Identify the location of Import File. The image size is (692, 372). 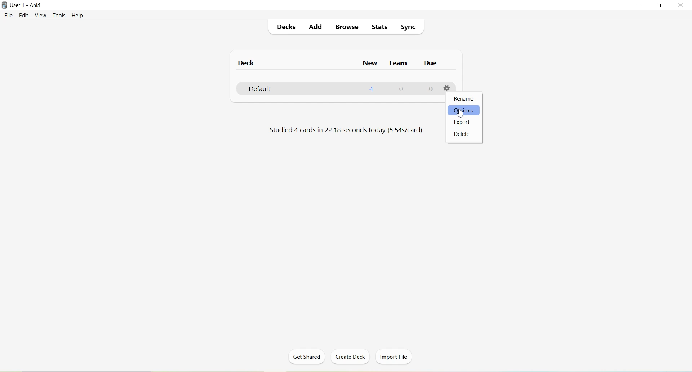
(393, 357).